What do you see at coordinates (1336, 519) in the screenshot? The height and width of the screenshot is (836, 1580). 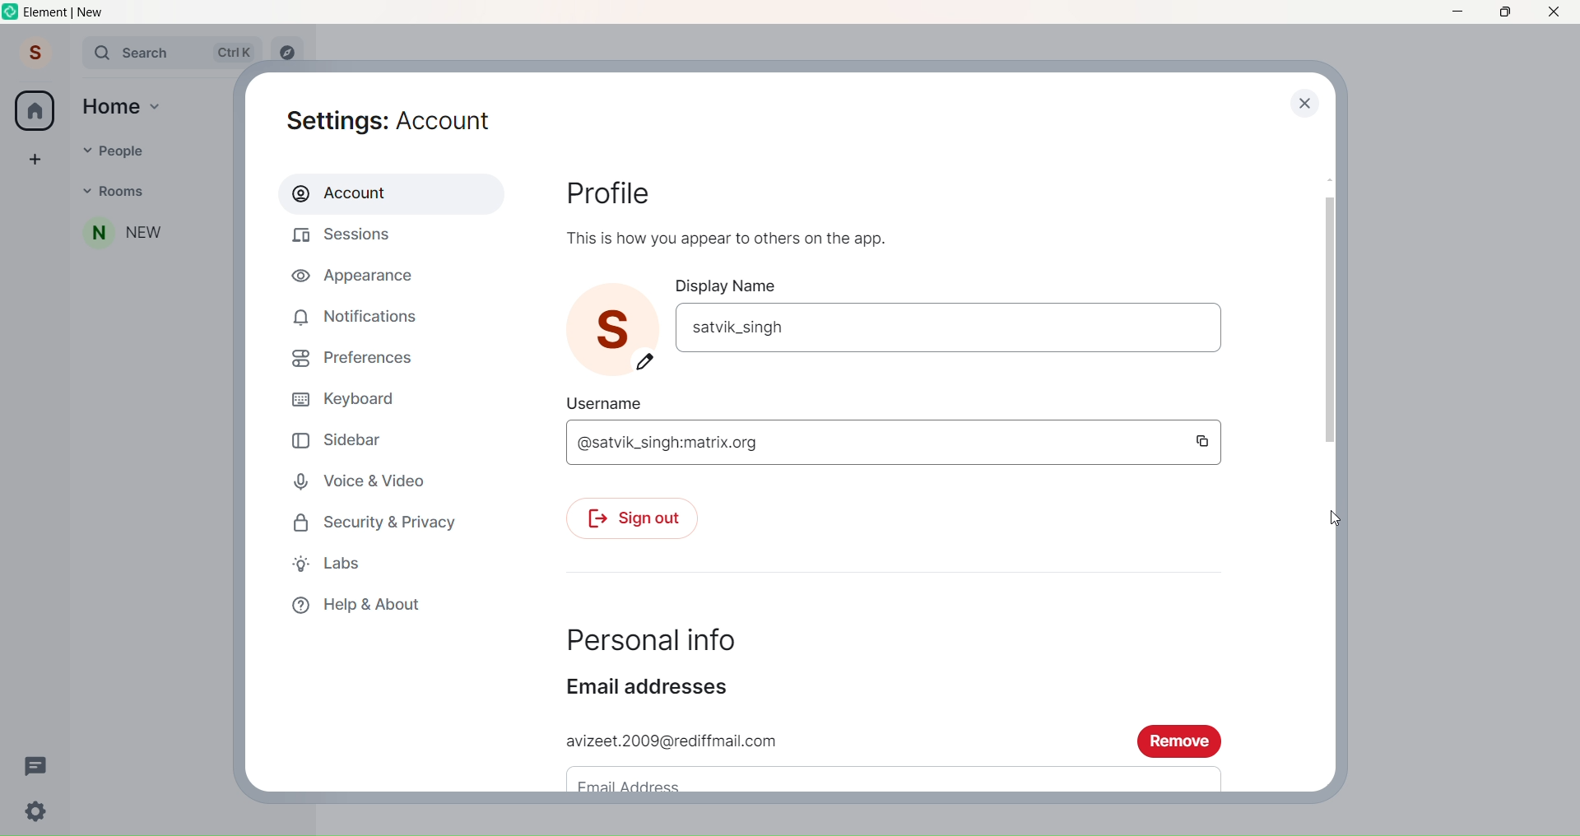 I see `cursor` at bounding box center [1336, 519].